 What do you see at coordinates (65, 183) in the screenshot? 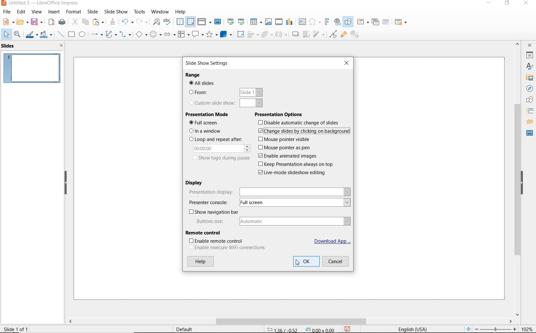
I see `HIDE` at bounding box center [65, 183].